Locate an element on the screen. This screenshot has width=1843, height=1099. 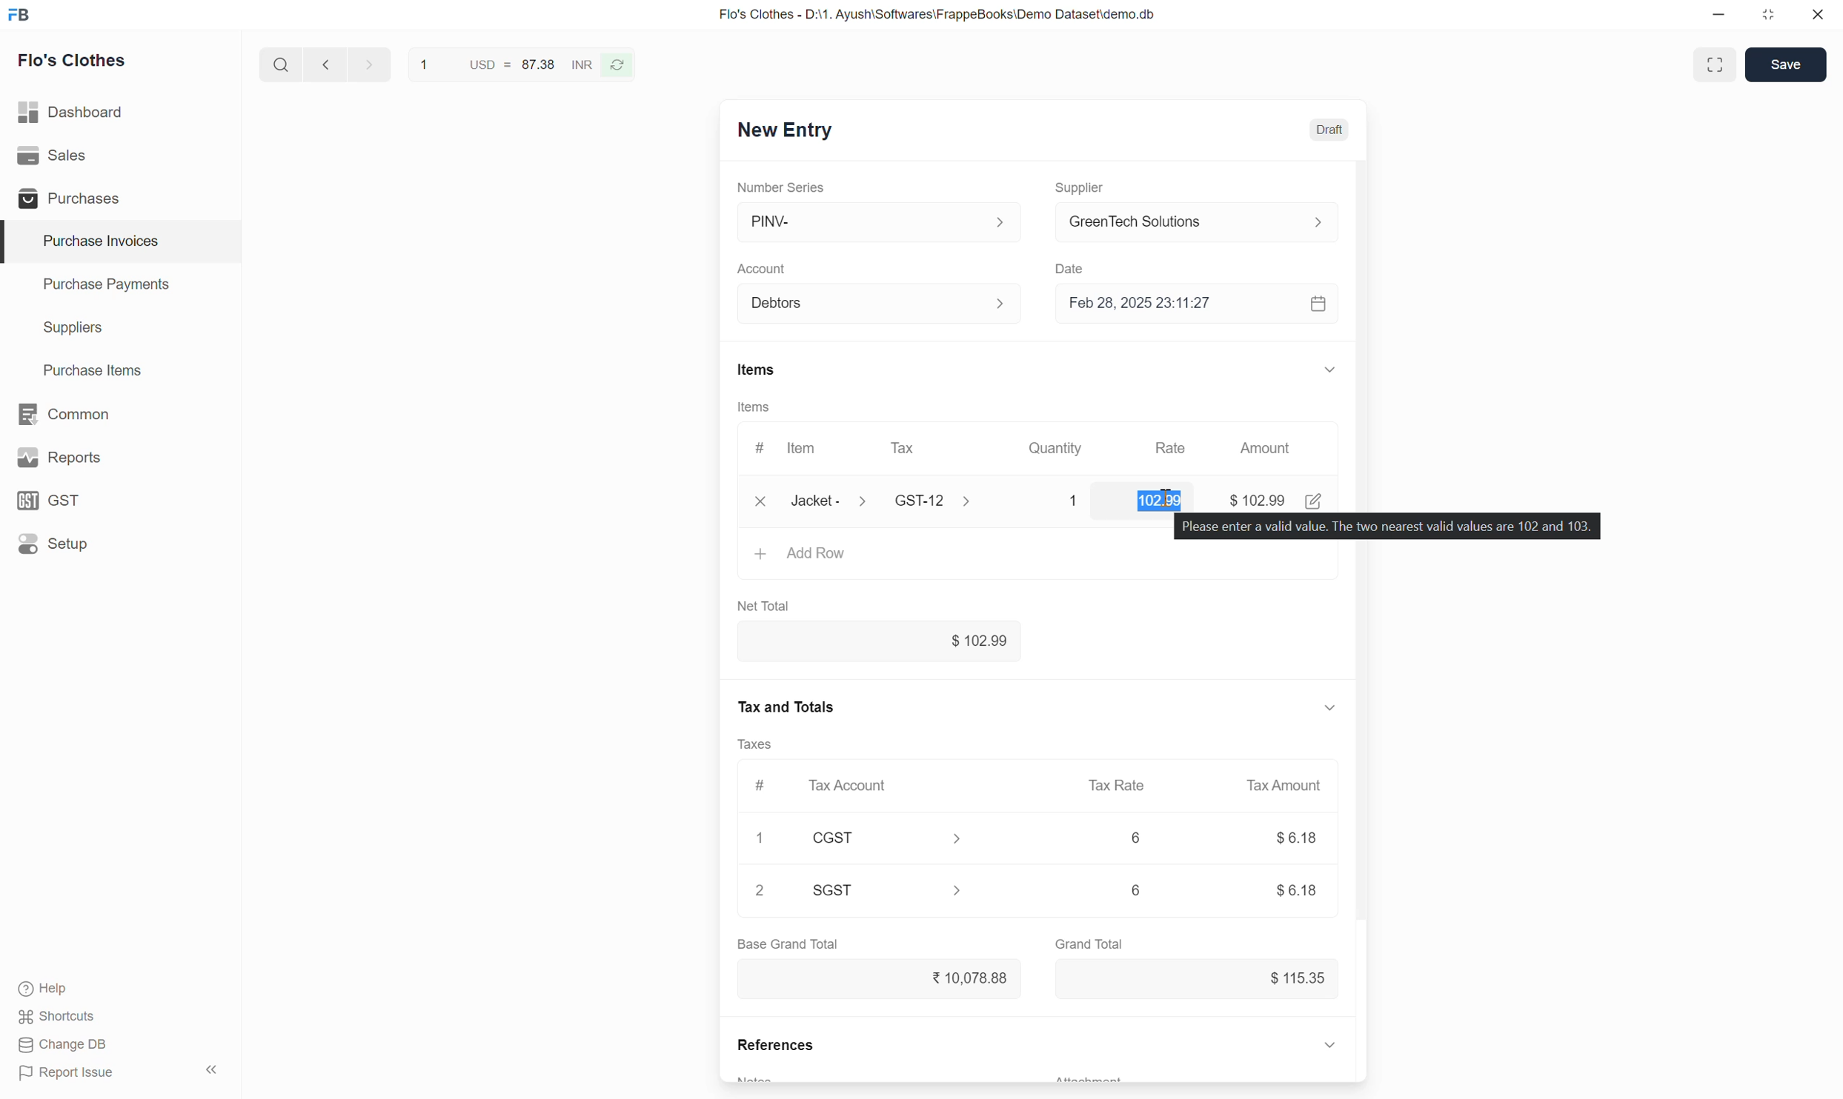
$6.18 is located at coordinates (1297, 837).